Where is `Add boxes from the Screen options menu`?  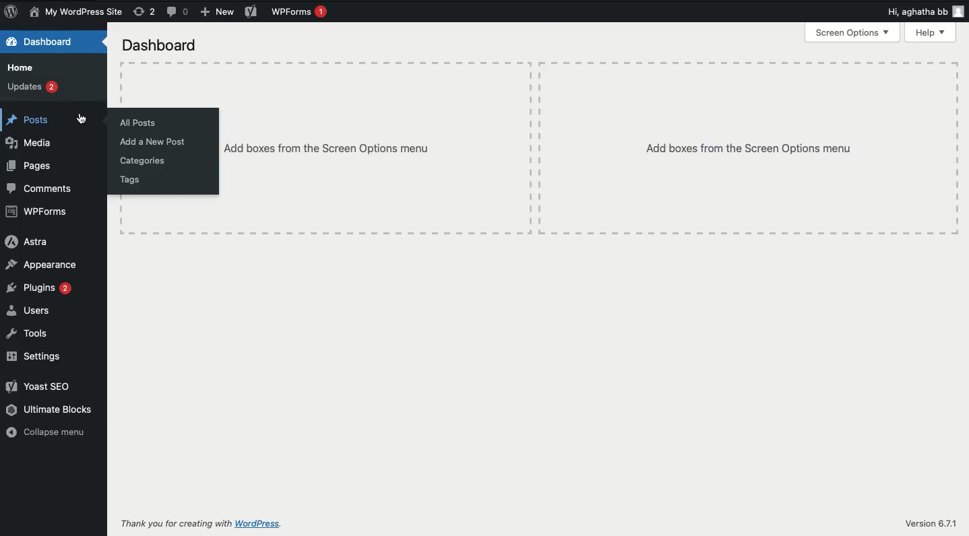 Add boxes from the Screen options menu is located at coordinates (328, 147).